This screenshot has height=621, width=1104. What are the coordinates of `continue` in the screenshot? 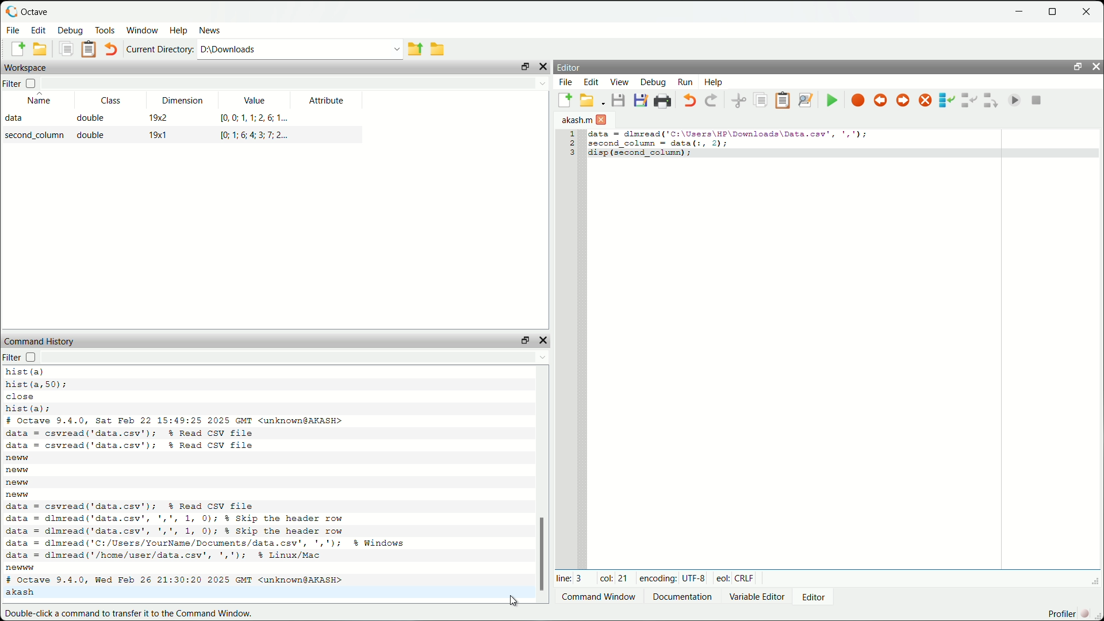 It's located at (1017, 98).